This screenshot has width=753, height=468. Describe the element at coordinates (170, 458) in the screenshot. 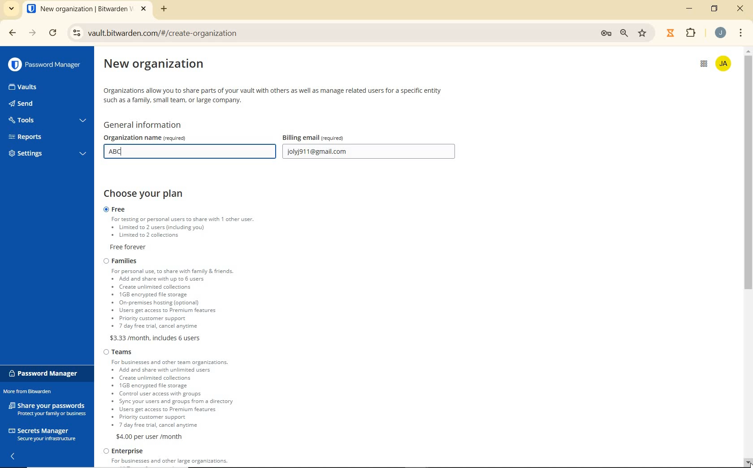

I see `enterprise plan` at that location.